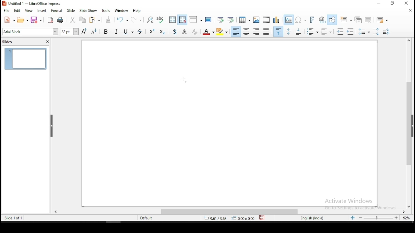 The height and width of the screenshot is (233, 415). What do you see at coordinates (183, 19) in the screenshot?
I see `snap to grid` at bounding box center [183, 19].